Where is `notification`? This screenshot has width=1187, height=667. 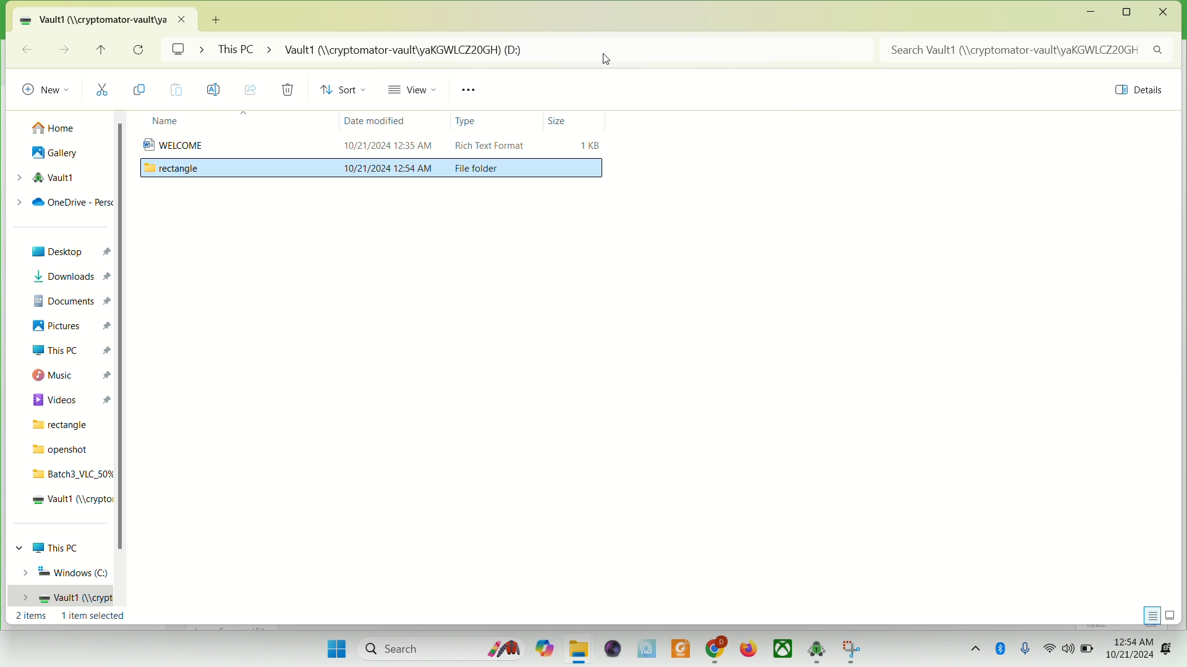 notification is located at coordinates (1169, 647).